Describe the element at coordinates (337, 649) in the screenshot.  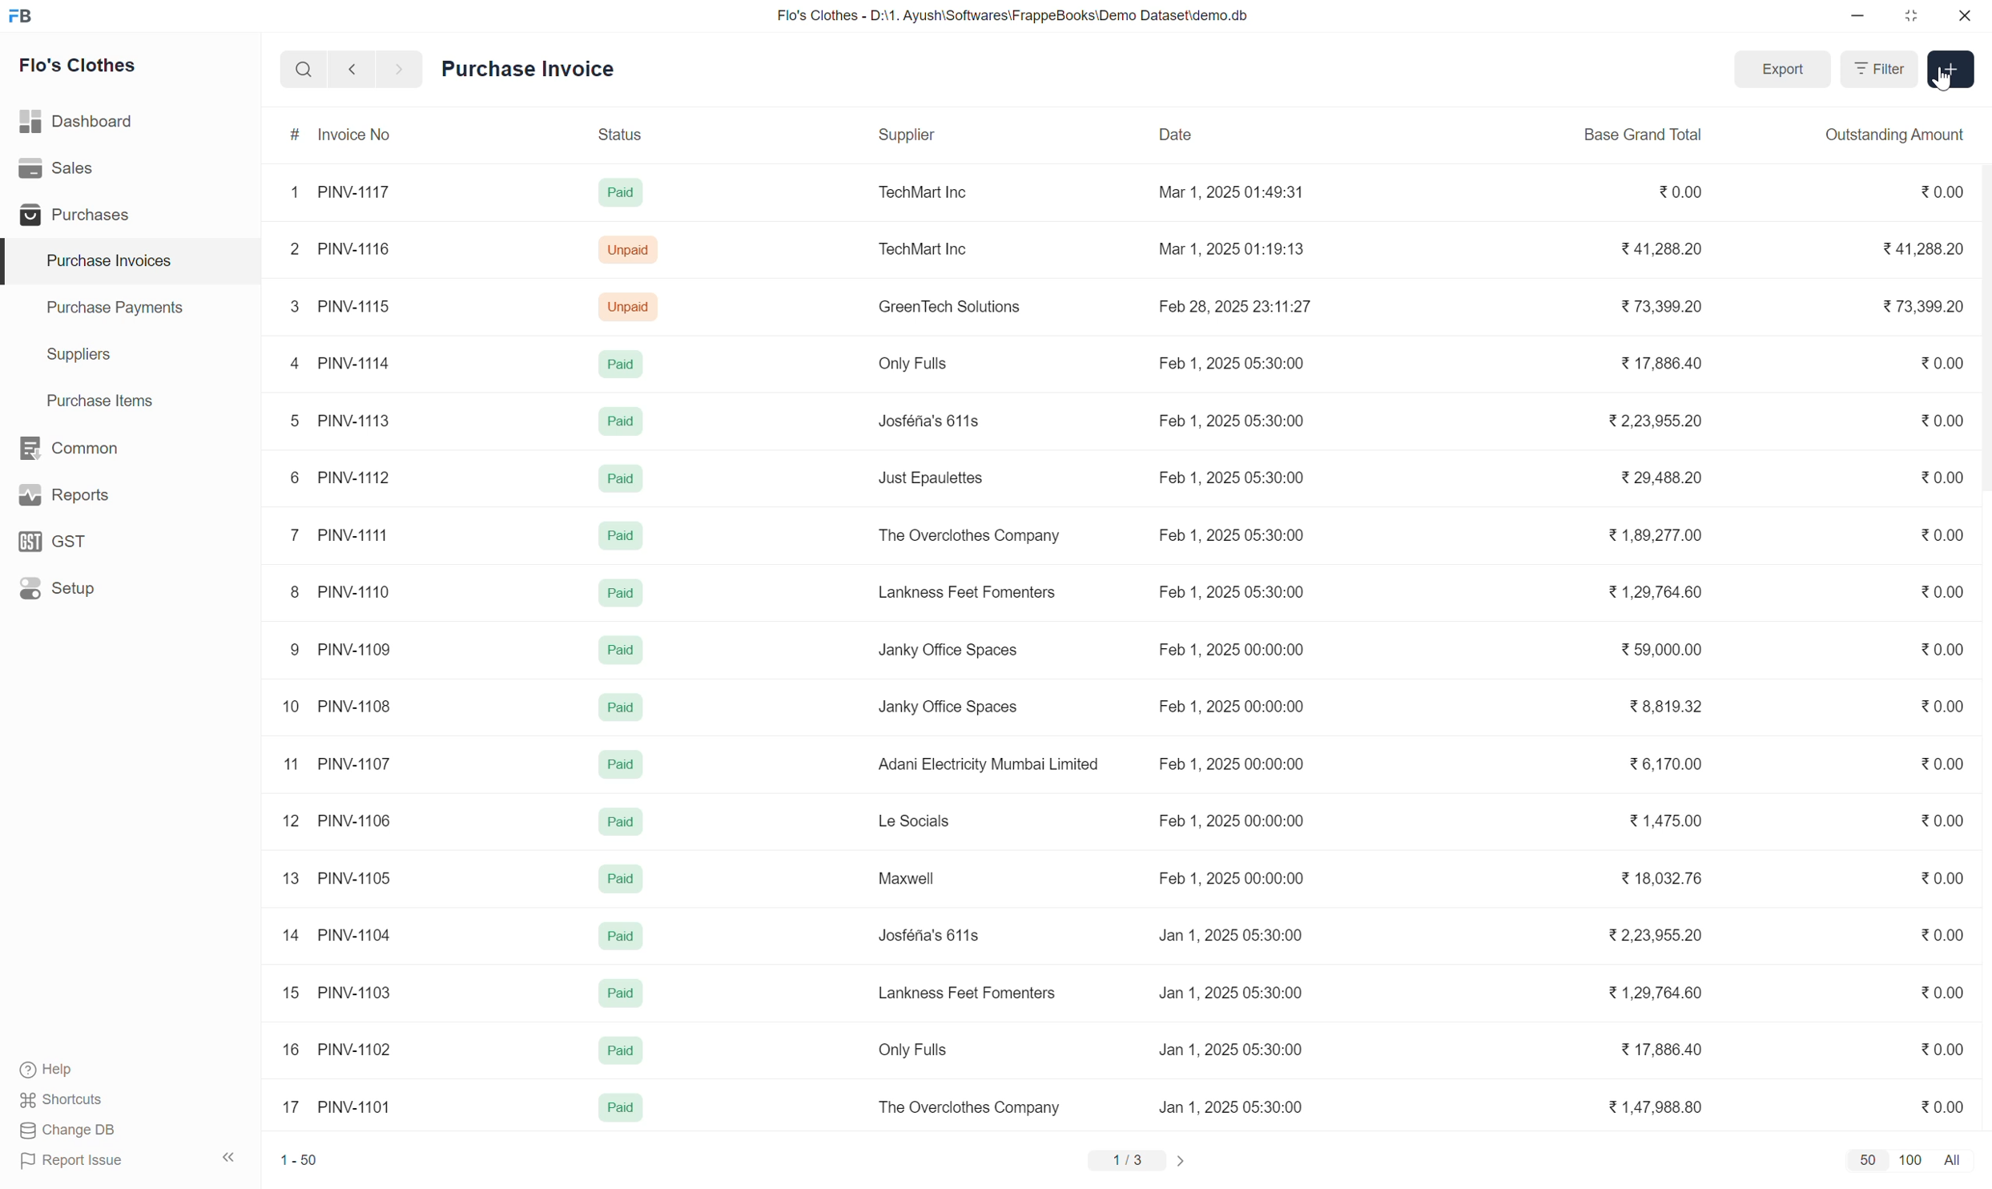
I see `9 PINV-1109` at that location.